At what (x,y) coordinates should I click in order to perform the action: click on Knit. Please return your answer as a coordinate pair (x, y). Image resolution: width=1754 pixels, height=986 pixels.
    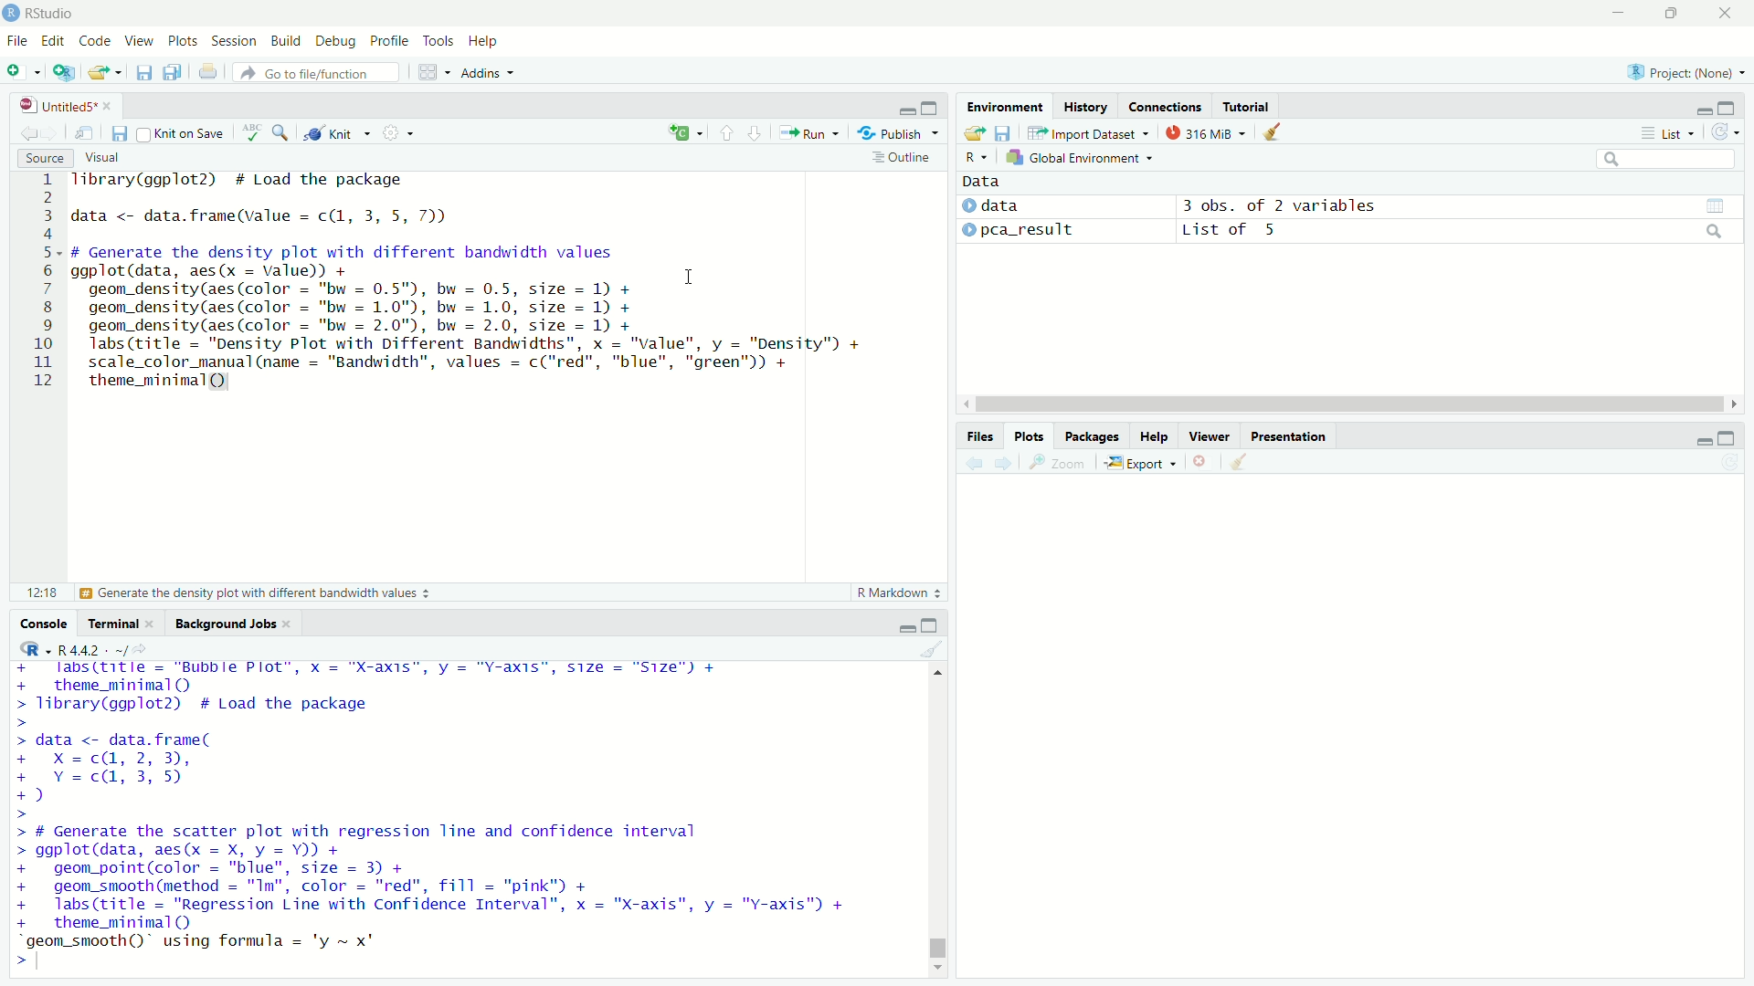
    Looking at the image, I should click on (336, 133).